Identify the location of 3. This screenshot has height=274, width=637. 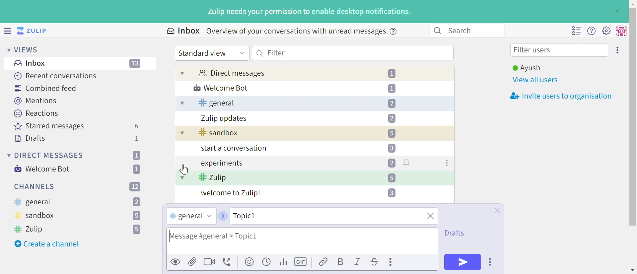
(391, 148).